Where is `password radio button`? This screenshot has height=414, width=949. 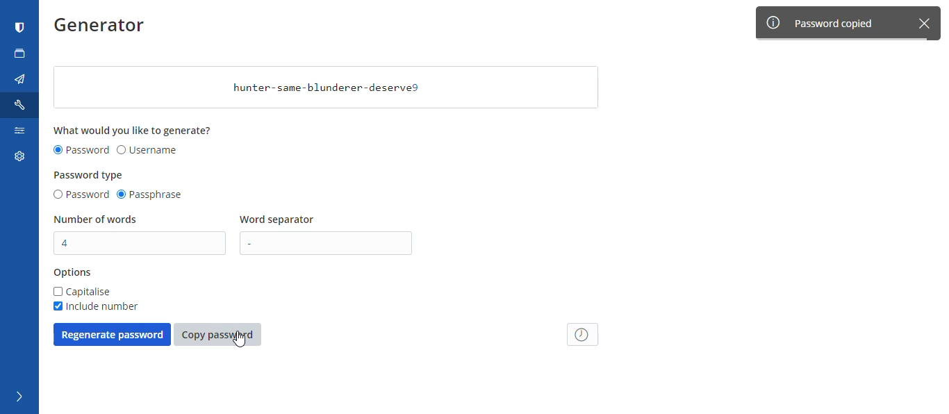
password radio button is located at coordinates (81, 151).